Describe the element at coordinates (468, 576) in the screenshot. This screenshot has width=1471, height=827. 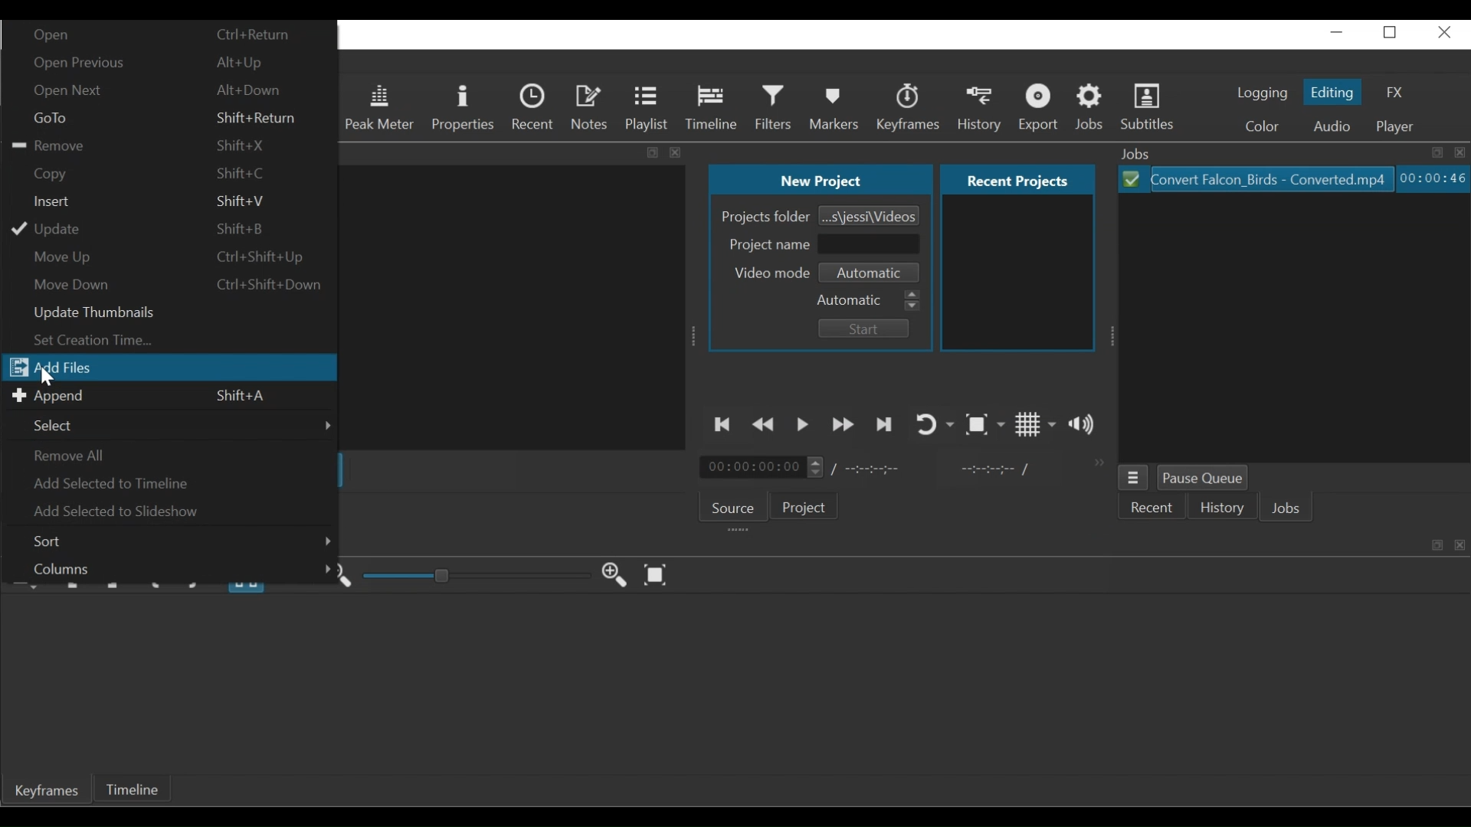
I see `Adjust Zoom Keyframe` at that location.